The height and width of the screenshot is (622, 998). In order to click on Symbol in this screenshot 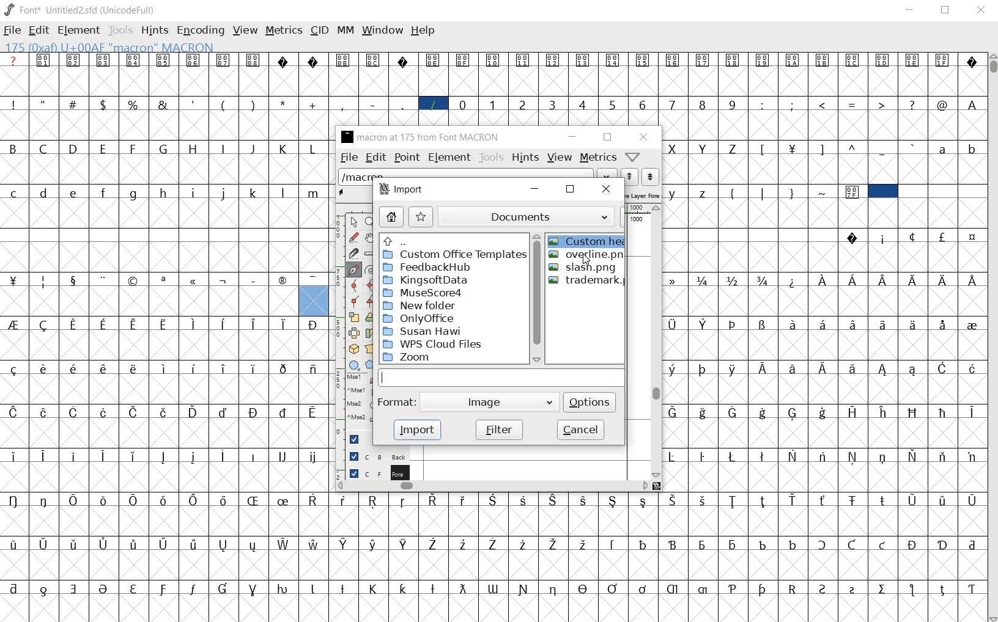, I will do `click(794, 412)`.